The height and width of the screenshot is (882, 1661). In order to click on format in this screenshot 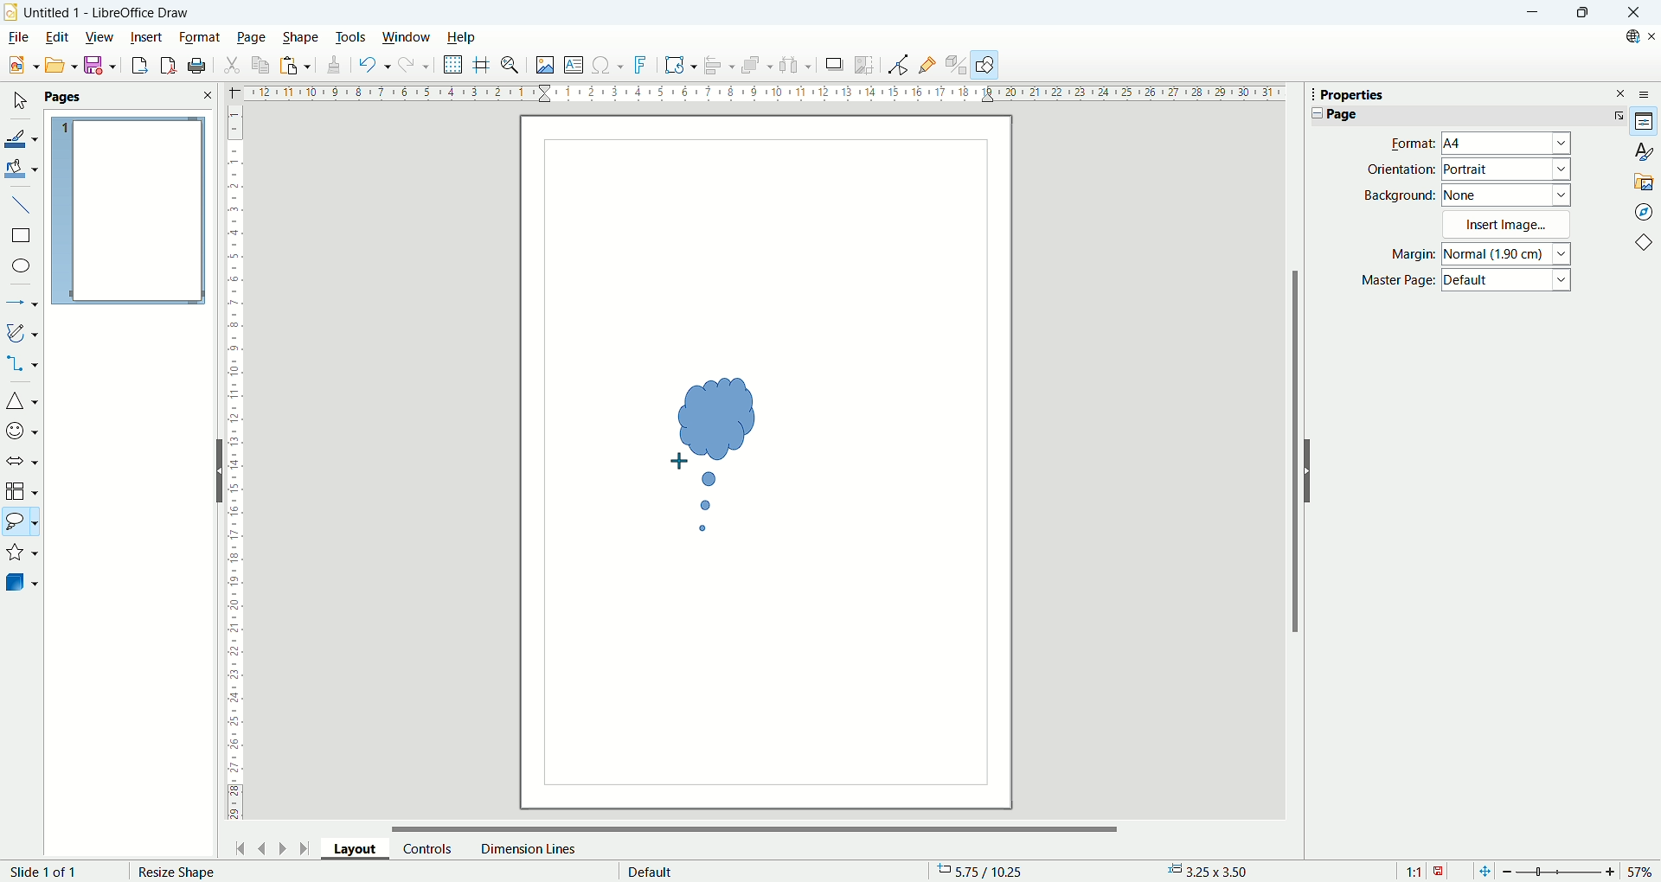, I will do `click(200, 36)`.